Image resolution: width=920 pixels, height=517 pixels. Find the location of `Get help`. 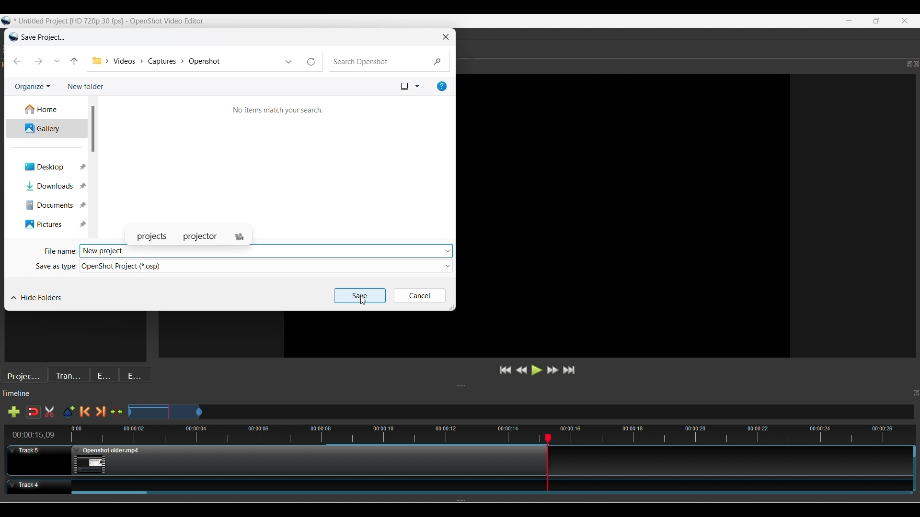

Get help is located at coordinates (442, 86).